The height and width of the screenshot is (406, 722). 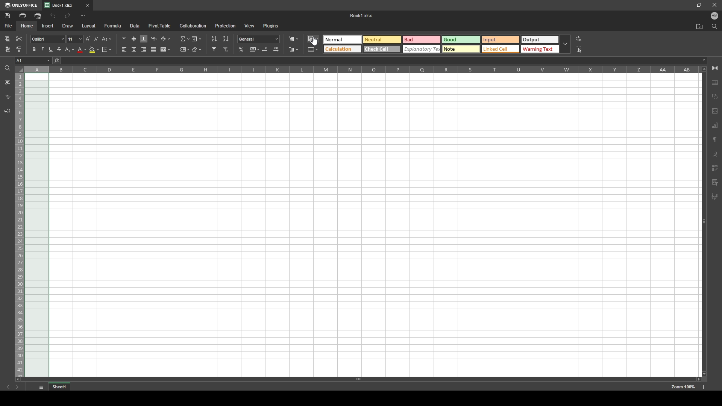 What do you see at coordinates (33, 60) in the screenshot?
I see `chosen cell` at bounding box center [33, 60].